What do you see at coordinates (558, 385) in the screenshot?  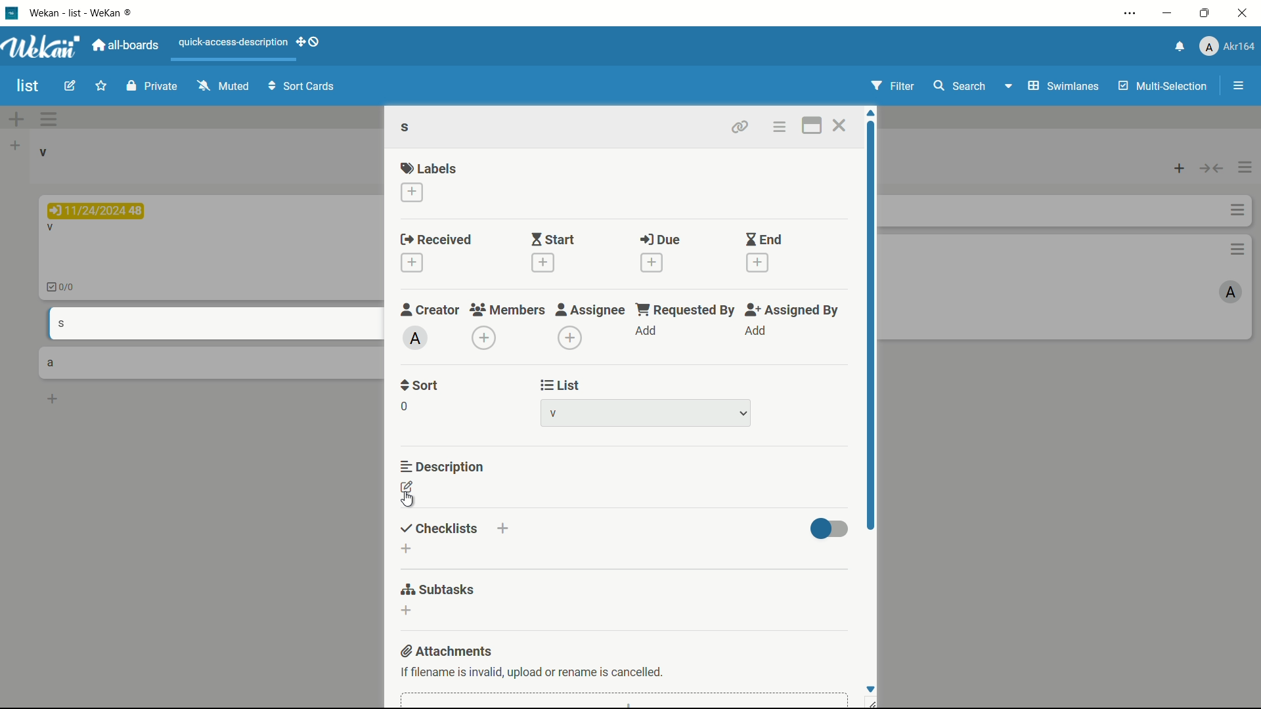 I see `list` at bounding box center [558, 385].